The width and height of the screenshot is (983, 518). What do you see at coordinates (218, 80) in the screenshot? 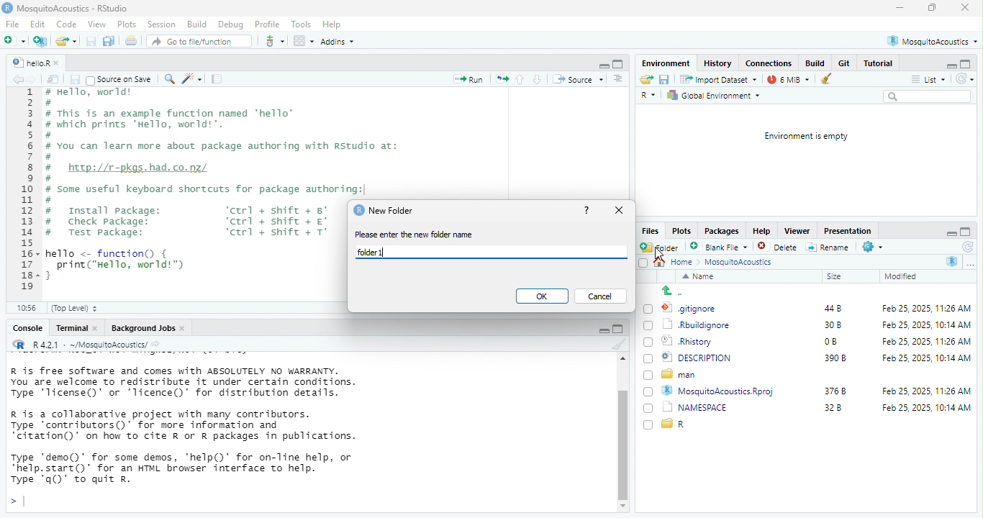
I see `compile report` at bounding box center [218, 80].